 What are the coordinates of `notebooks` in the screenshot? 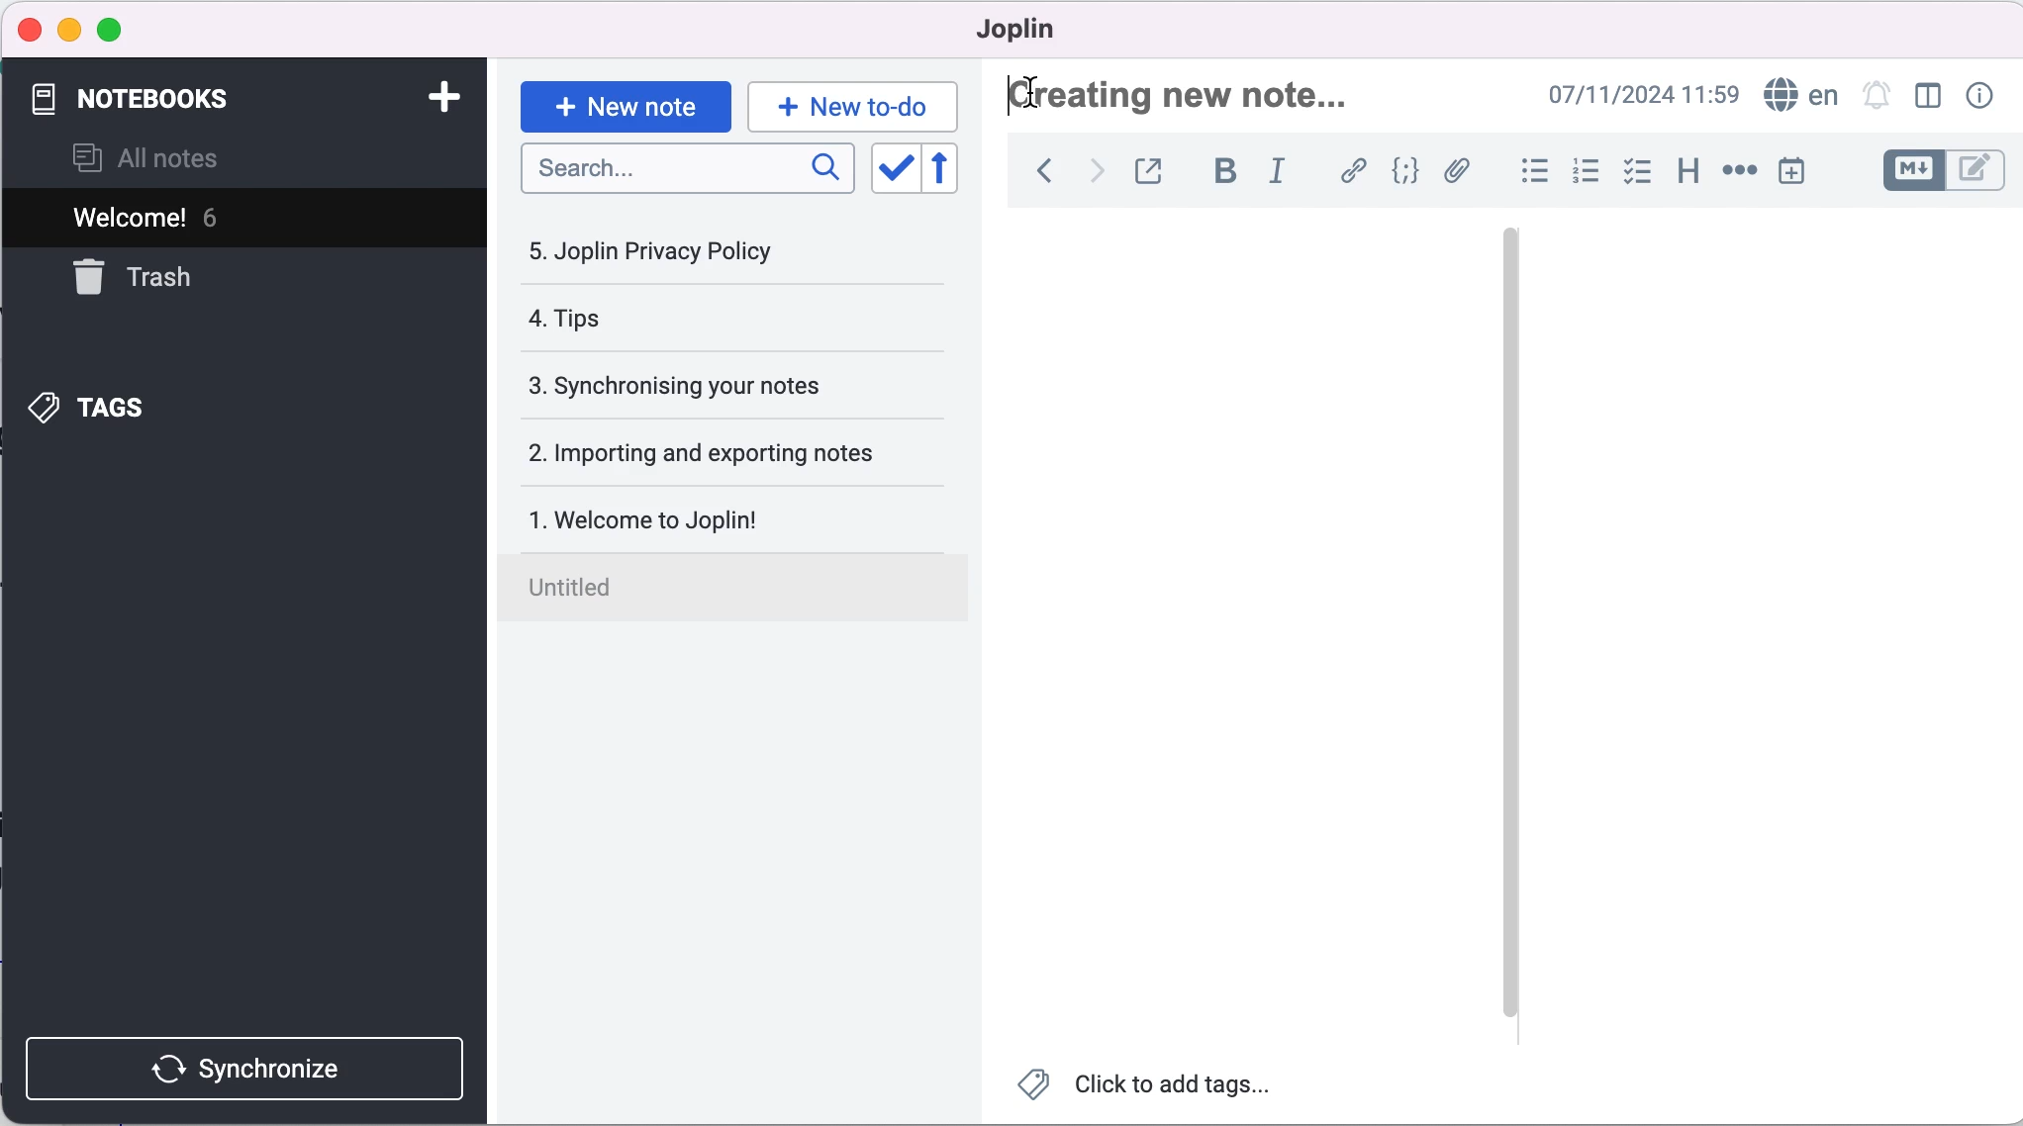 It's located at (149, 95).